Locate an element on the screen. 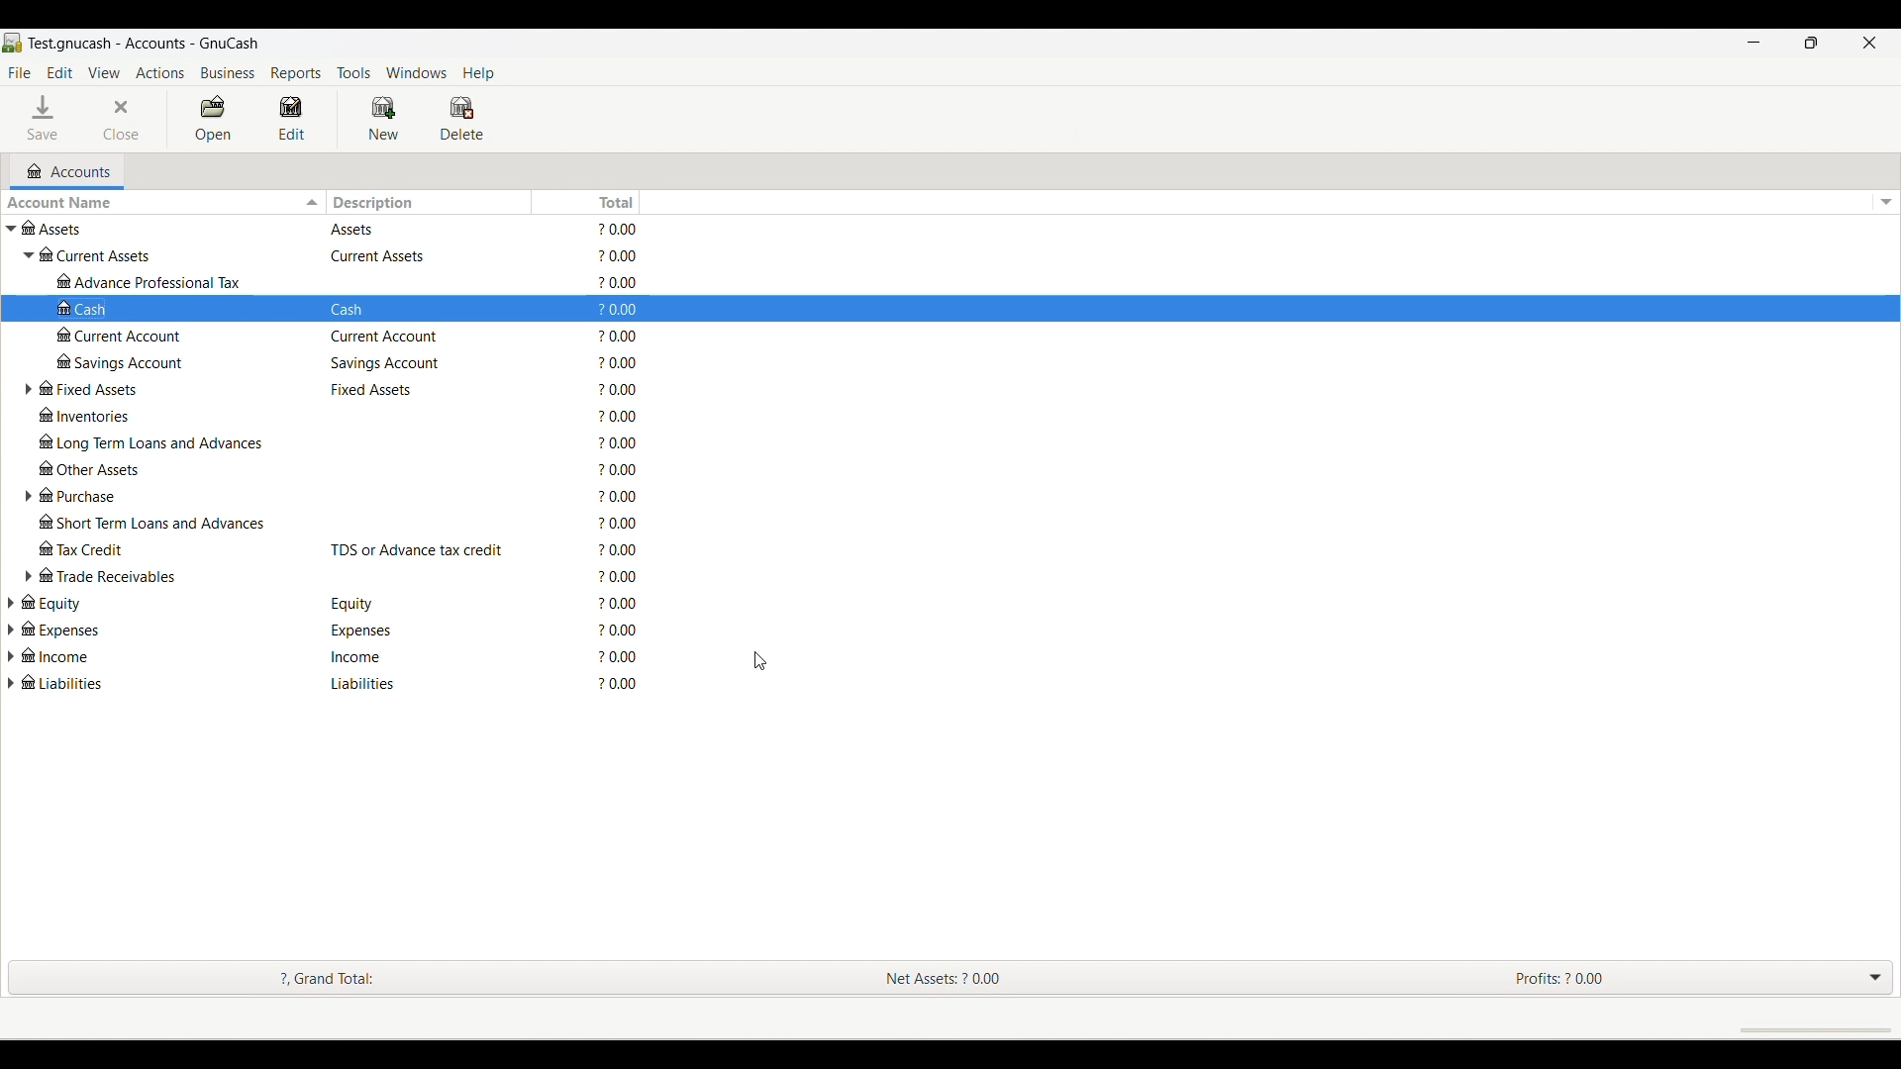  Show/Hide columns in the current tab is located at coordinates (1887, 203).